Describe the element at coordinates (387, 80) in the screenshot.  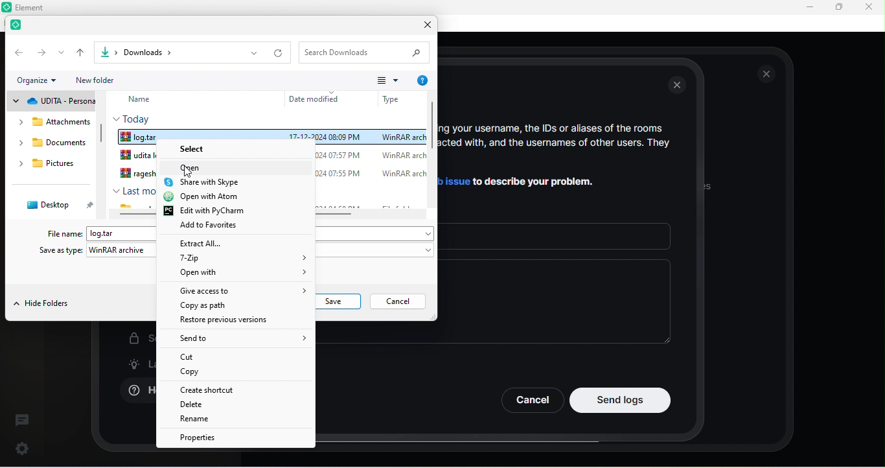
I see `change view` at that location.